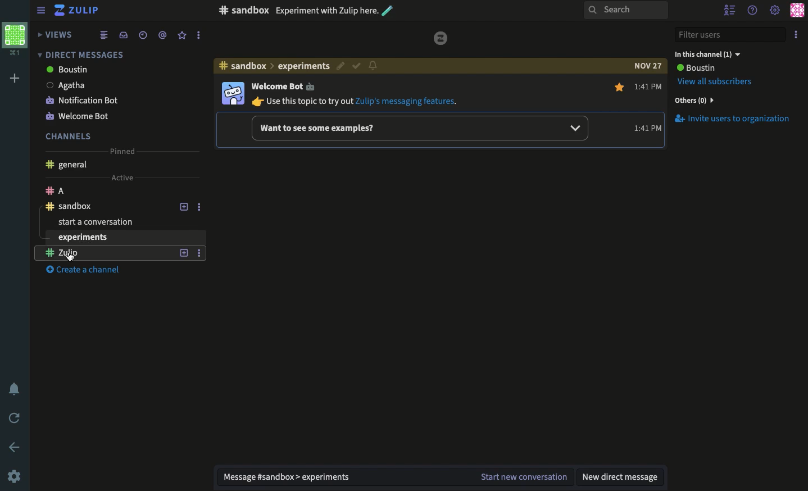 This screenshot has width=808, height=491. Describe the element at coordinates (243, 10) in the screenshot. I see `# sandbox` at that location.